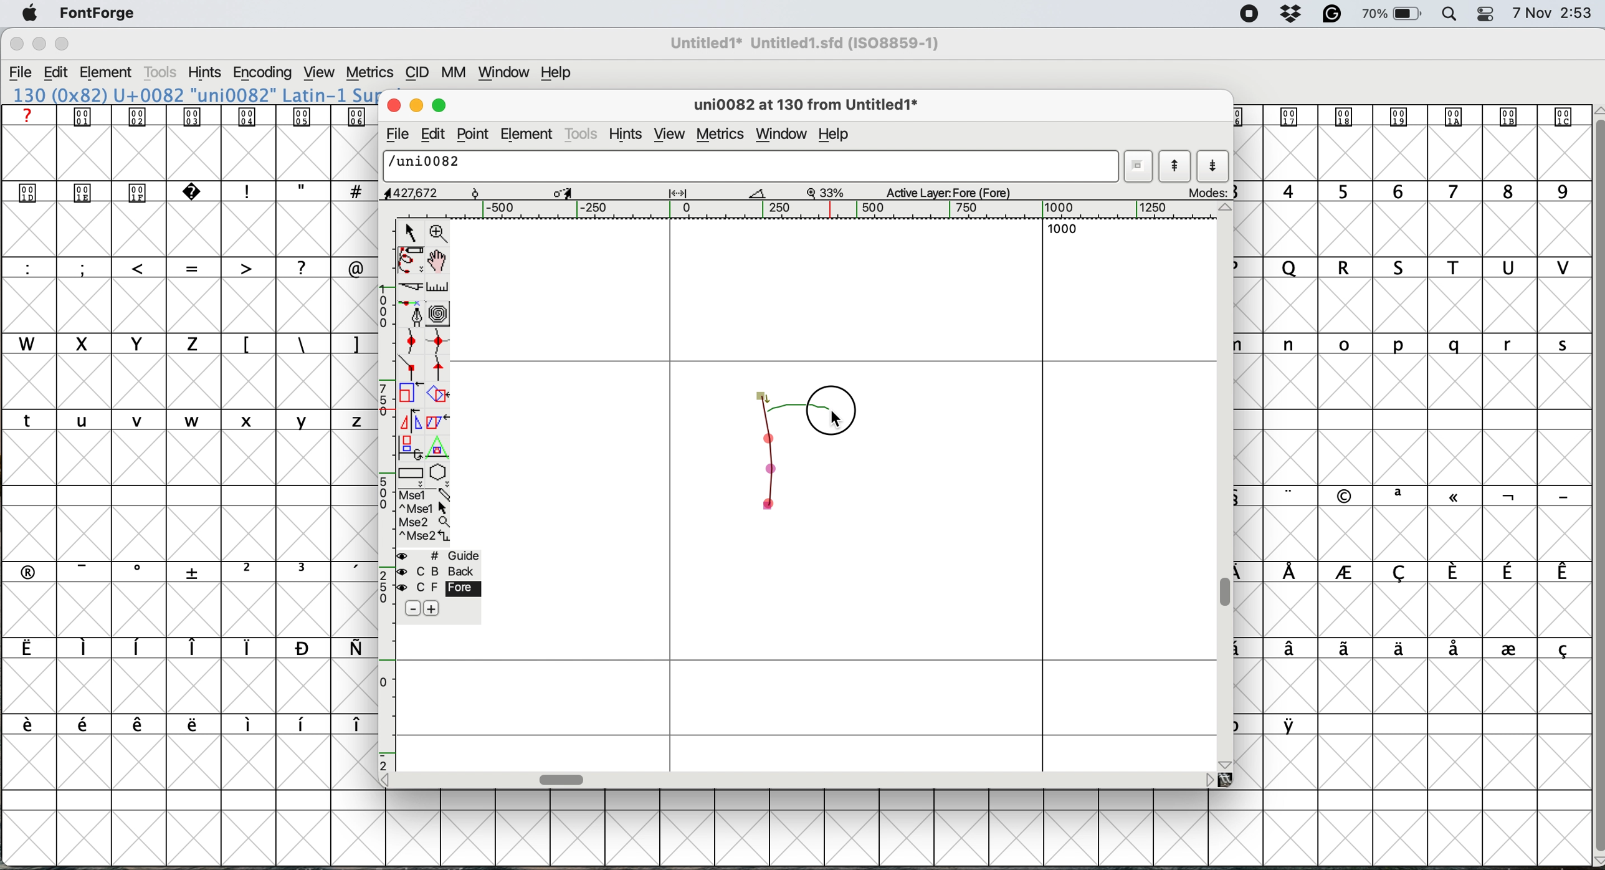 The image size is (1605, 870). Describe the element at coordinates (413, 343) in the screenshot. I see `add a curve point` at that location.